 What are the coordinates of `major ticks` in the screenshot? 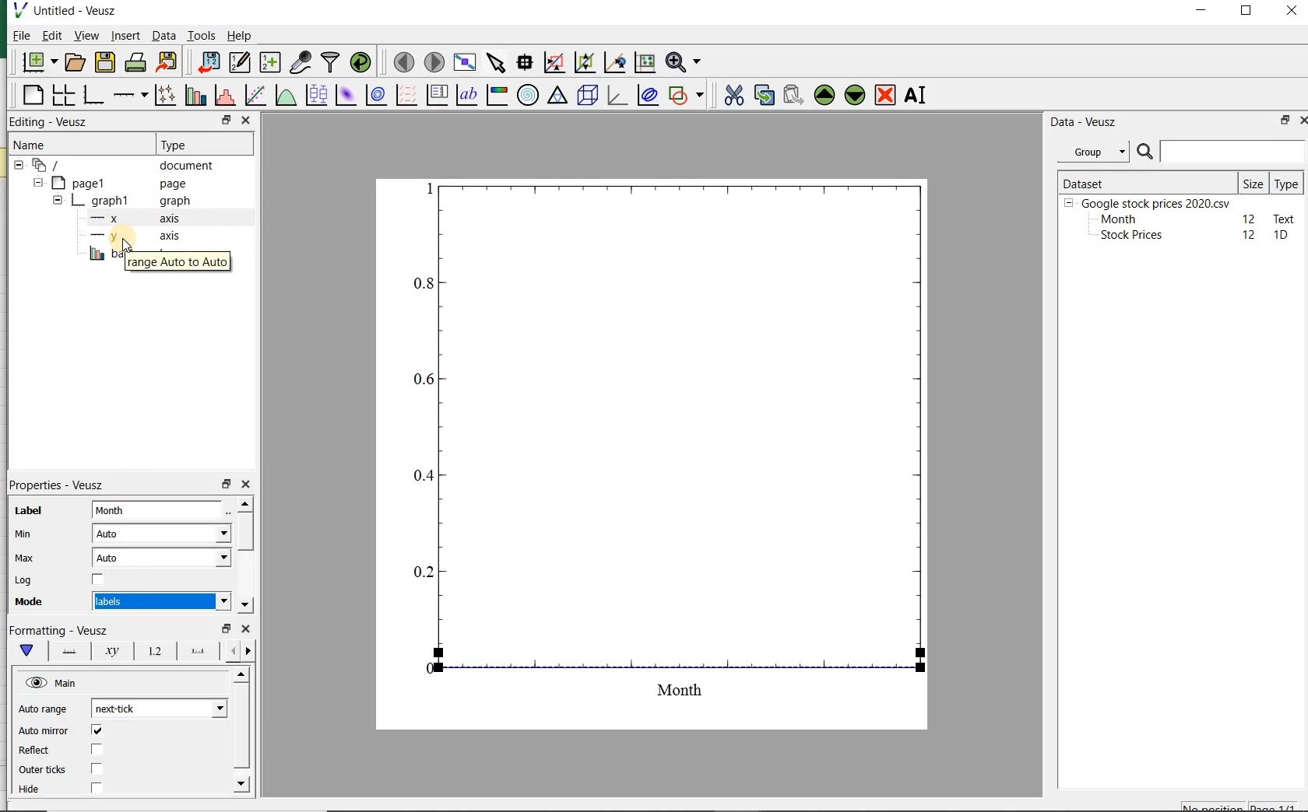 It's located at (195, 653).